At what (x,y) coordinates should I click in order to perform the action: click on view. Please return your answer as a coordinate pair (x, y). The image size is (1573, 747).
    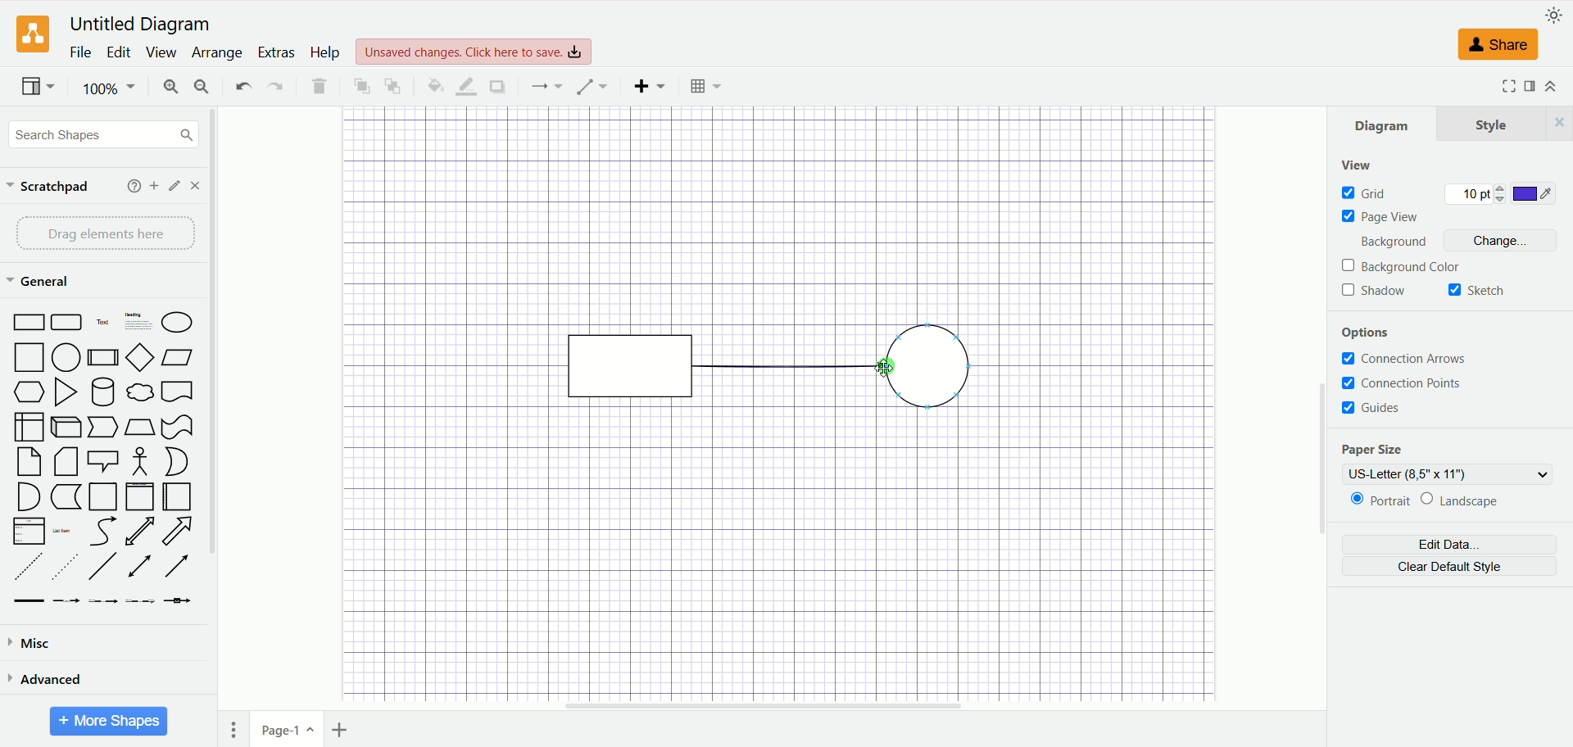
    Looking at the image, I should click on (1365, 163).